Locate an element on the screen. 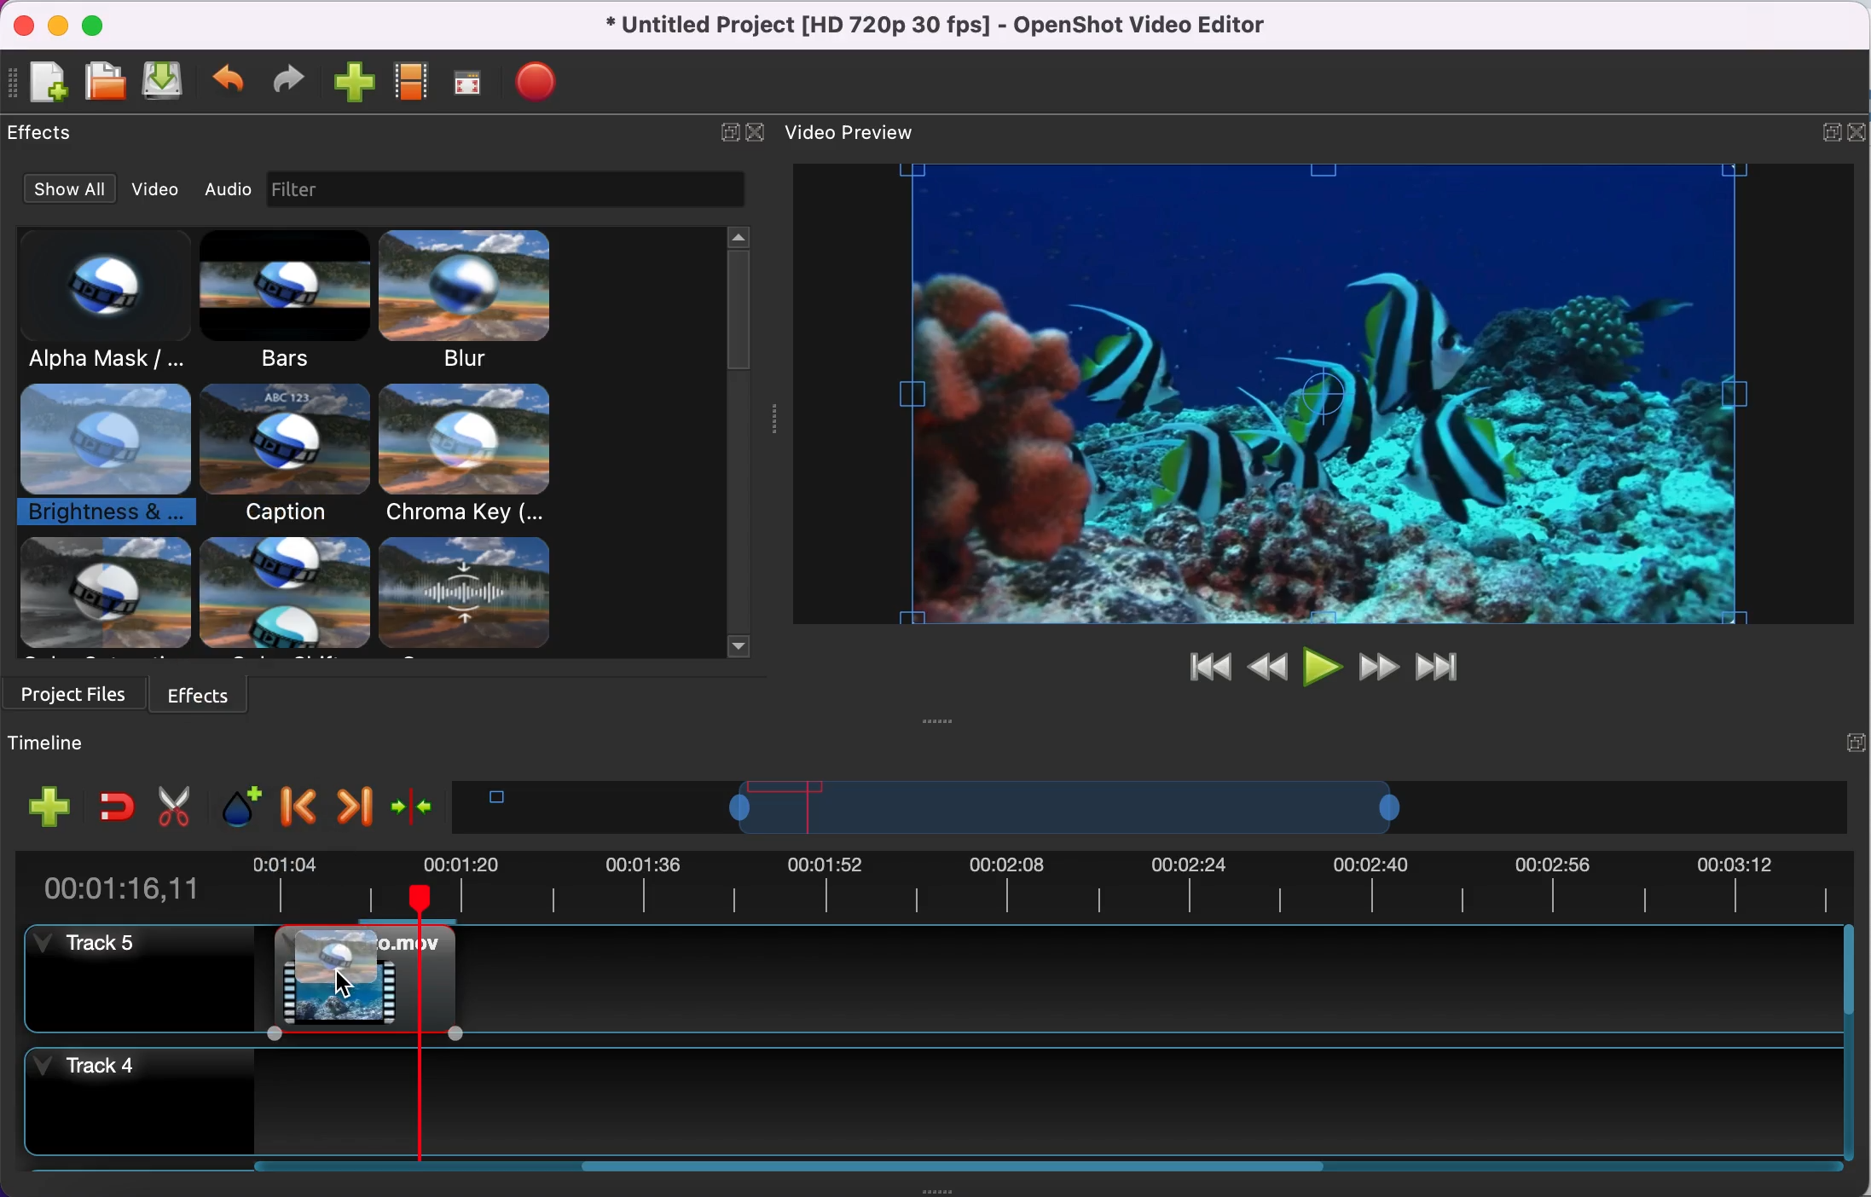 This screenshot has width=1871, height=1197. timeline is located at coordinates (1064, 807).